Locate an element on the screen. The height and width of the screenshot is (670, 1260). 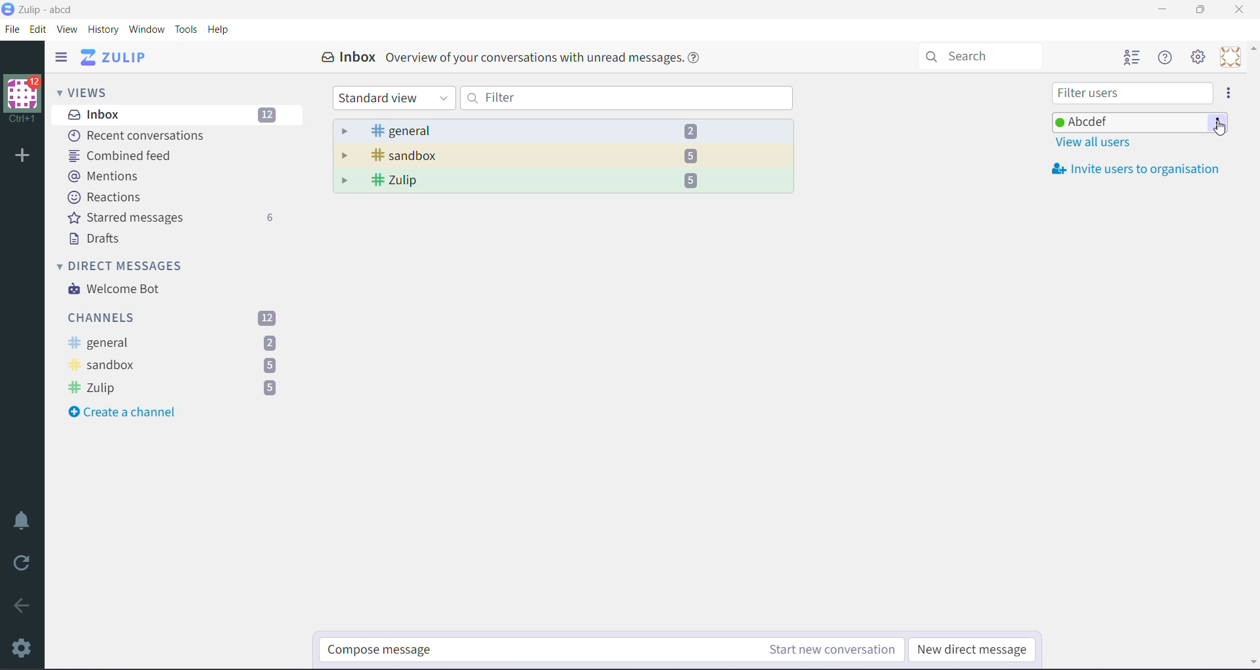
sandbox - 5 is located at coordinates (564, 156).